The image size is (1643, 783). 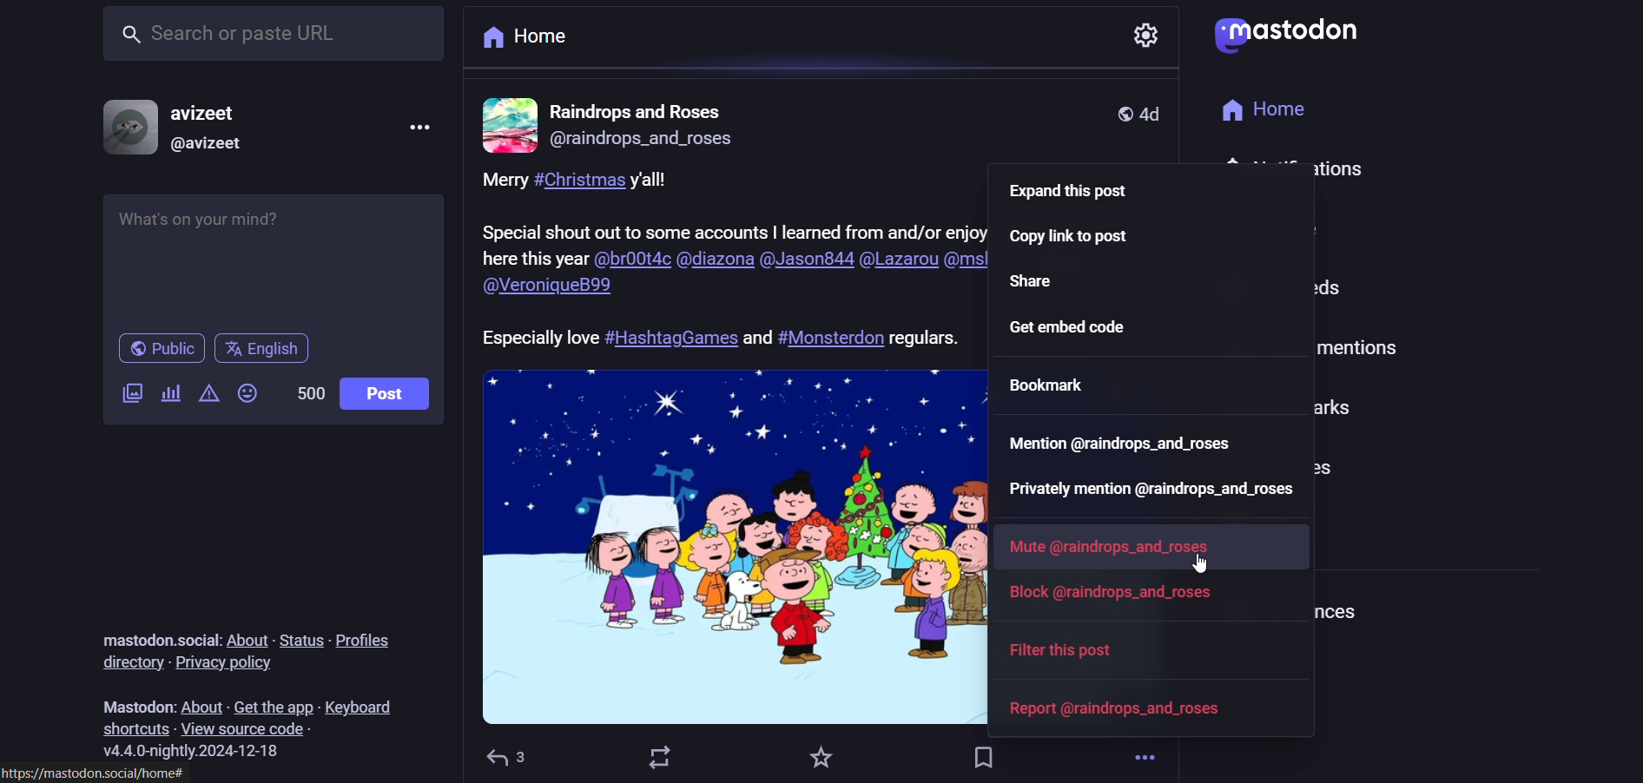 I want to click on directory, so click(x=129, y=662).